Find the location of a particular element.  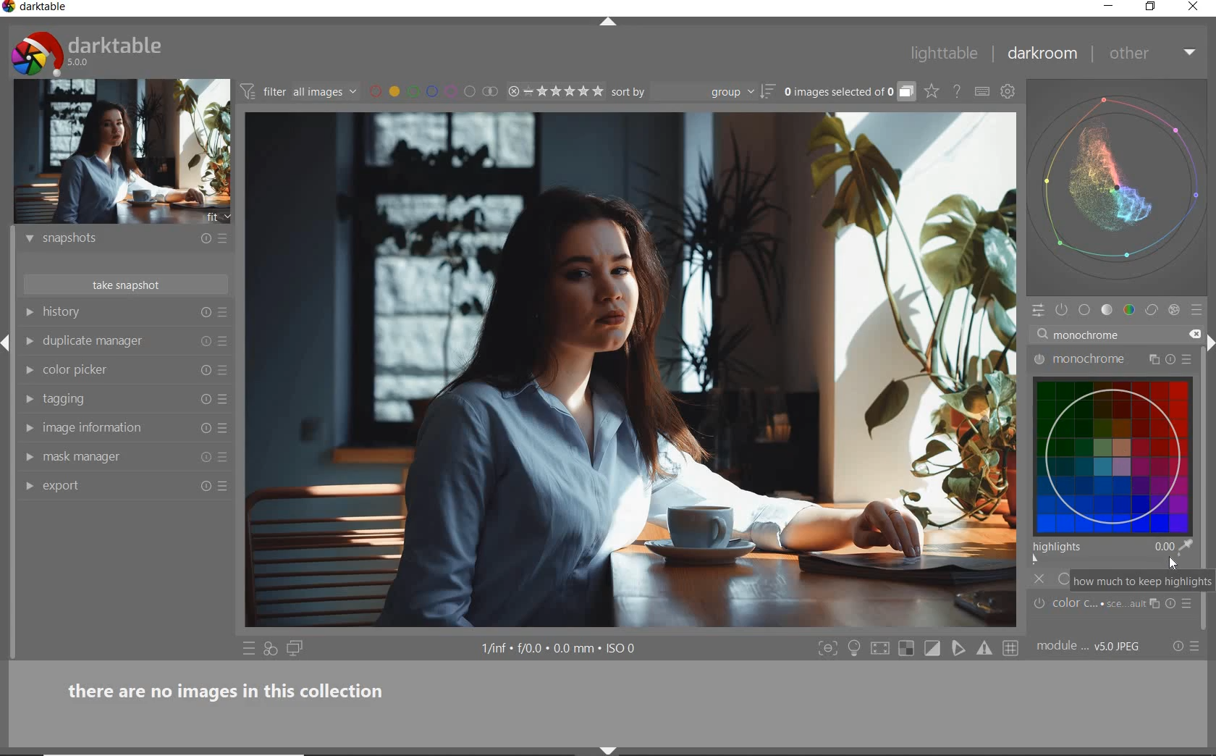

other is located at coordinates (1154, 53).